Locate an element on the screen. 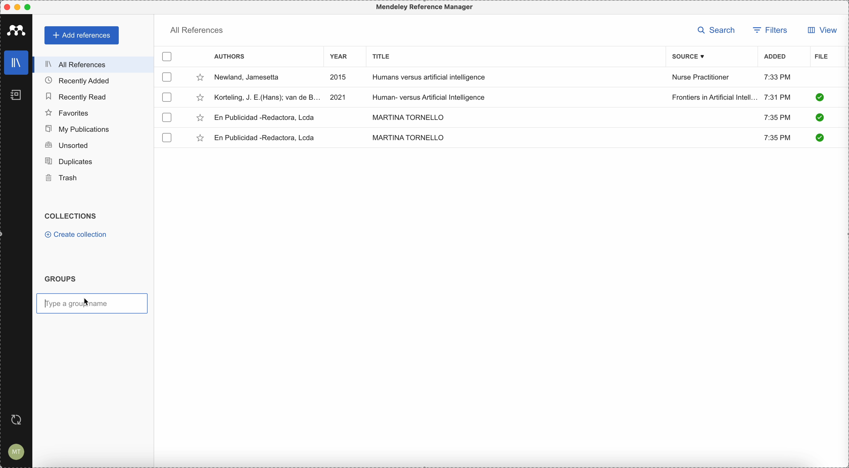 The height and width of the screenshot is (468, 849). Frontiers in Artificial Intelligence is located at coordinates (714, 97).